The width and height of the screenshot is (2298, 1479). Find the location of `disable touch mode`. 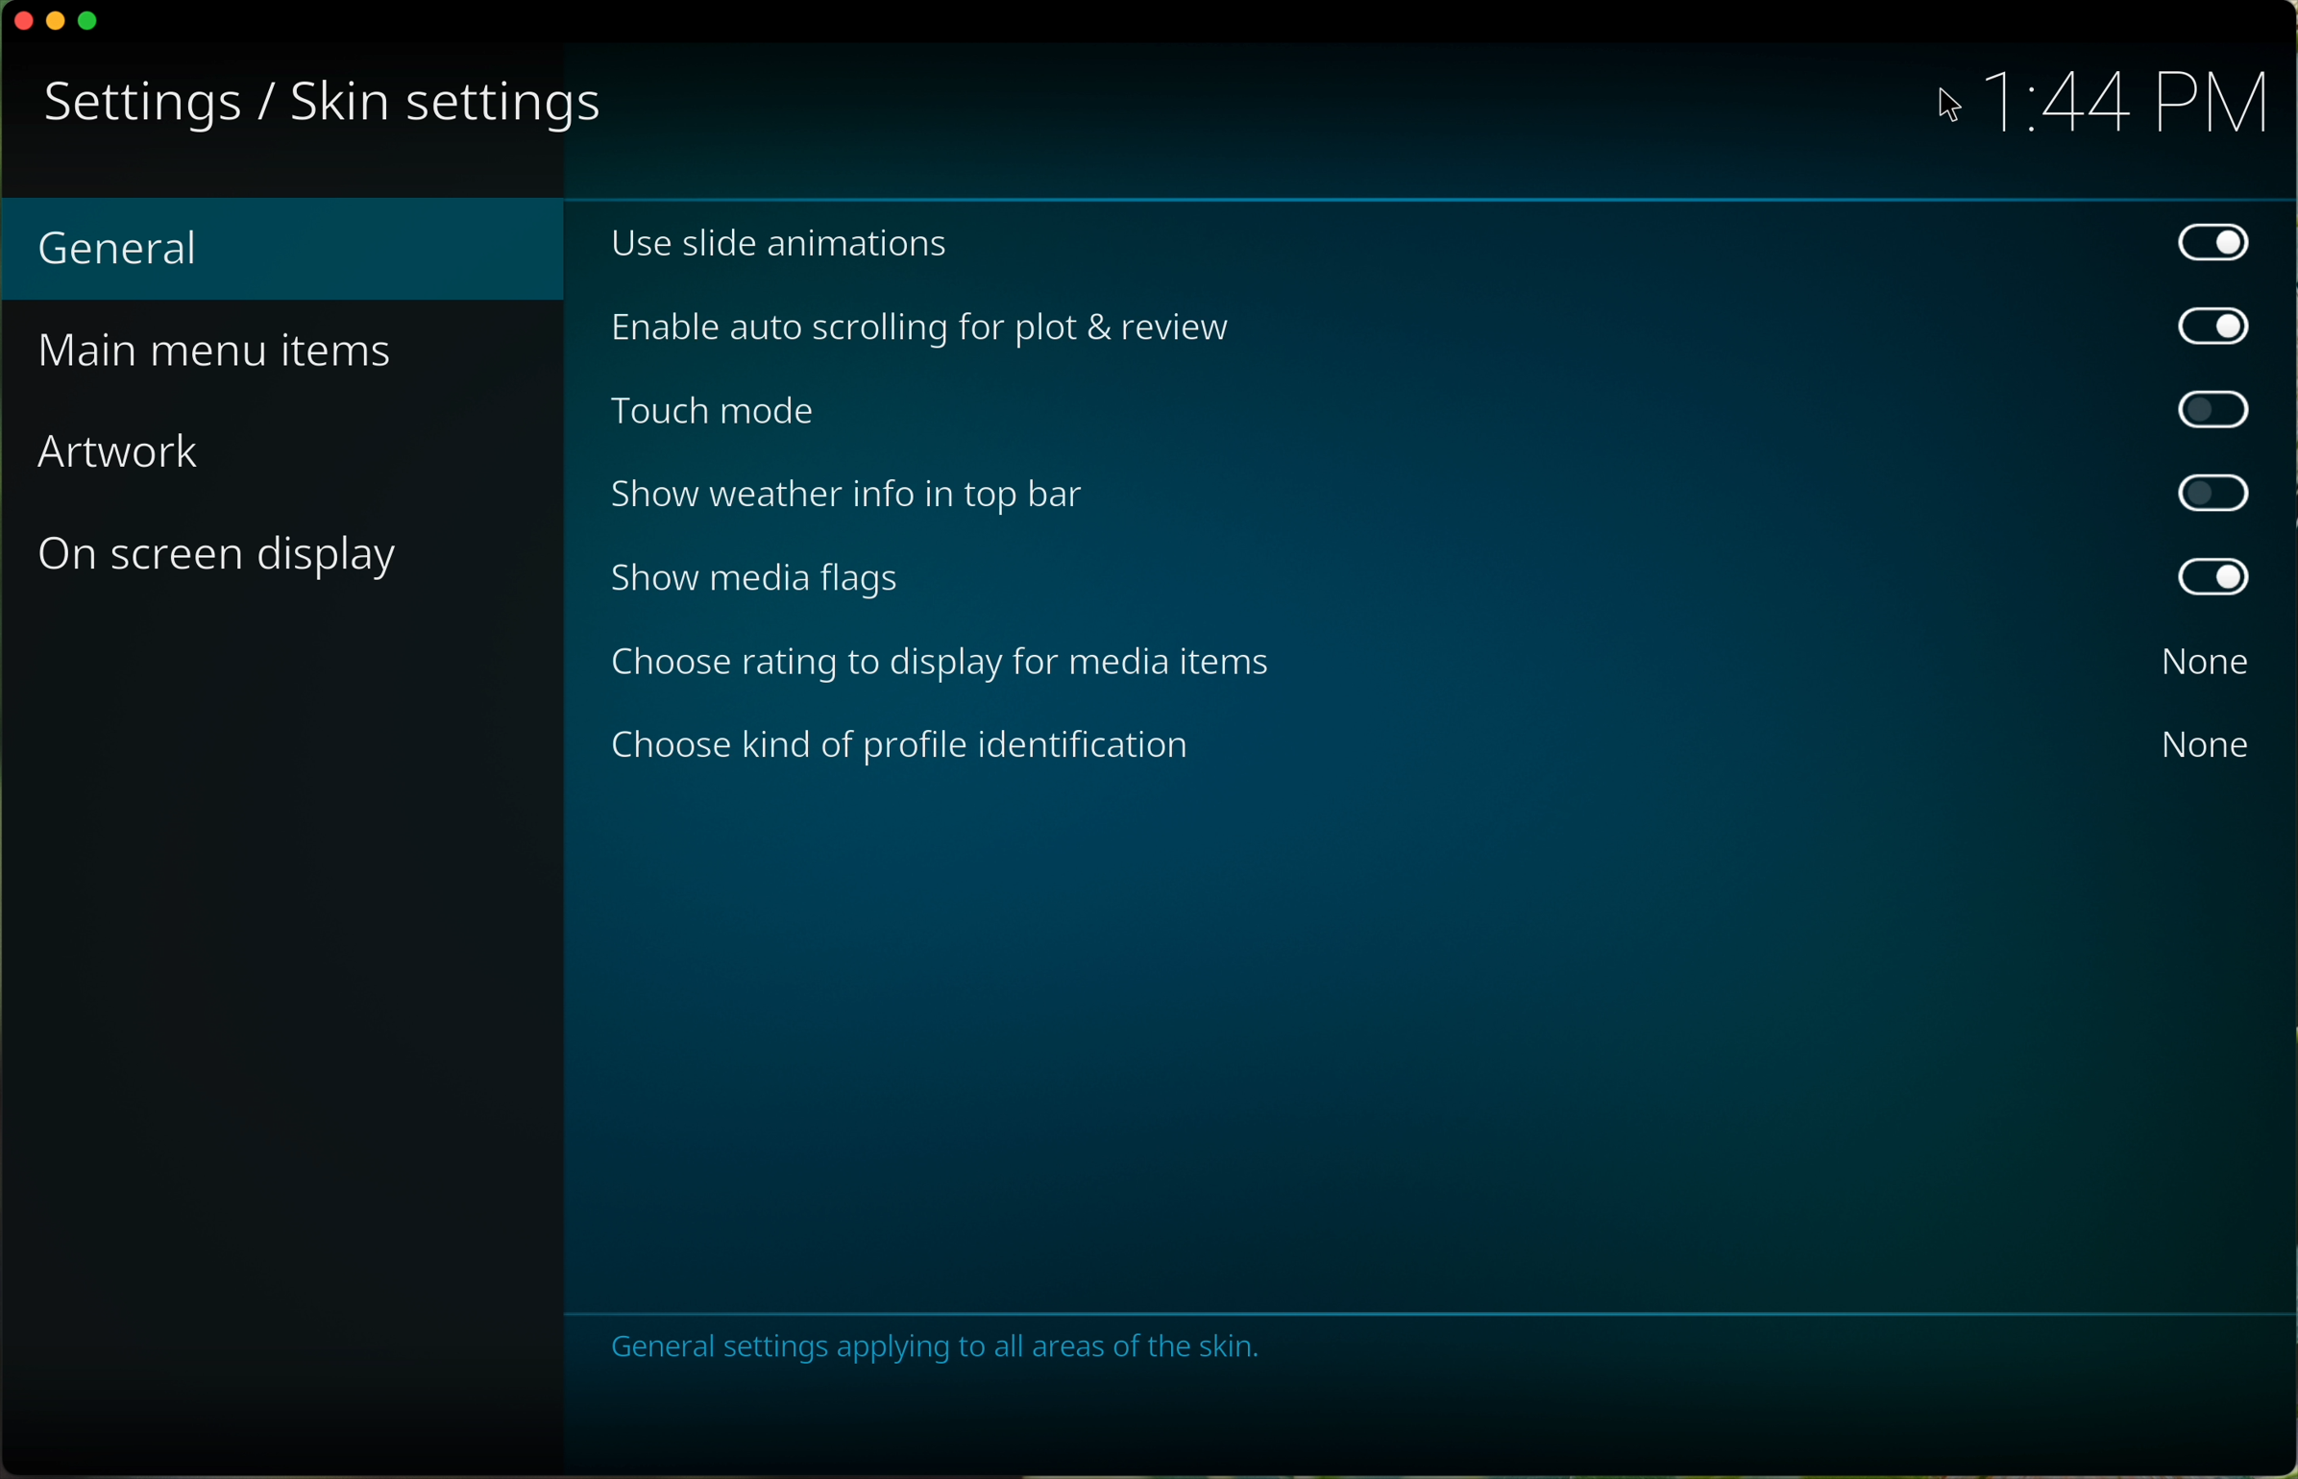

disable touch mode is located at coordinates (1425, 414).